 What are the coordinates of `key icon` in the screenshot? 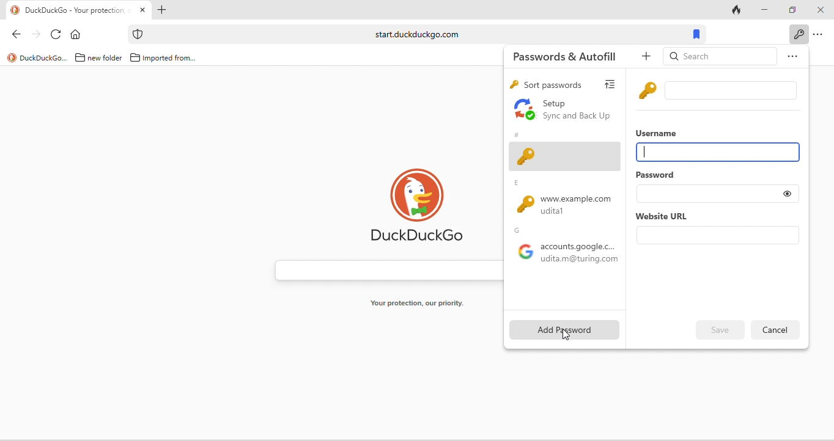 It's located at (647, 92).